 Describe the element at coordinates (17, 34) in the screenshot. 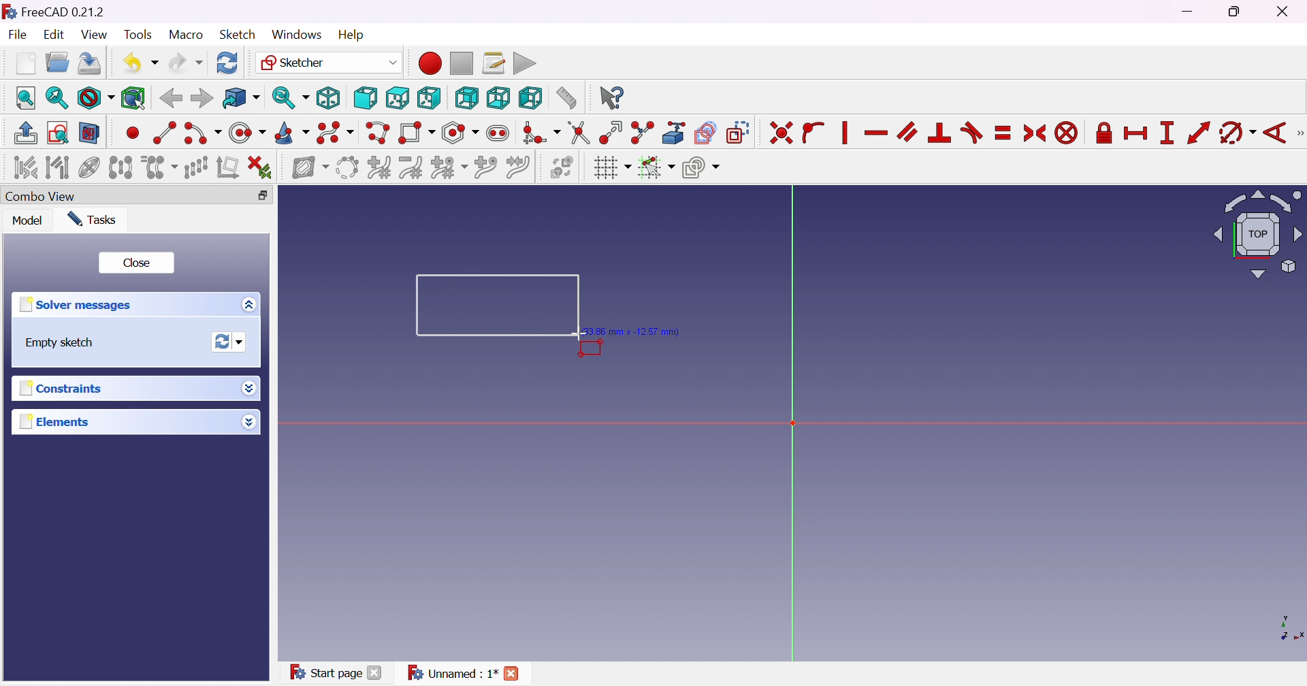

I see `File` at that location.